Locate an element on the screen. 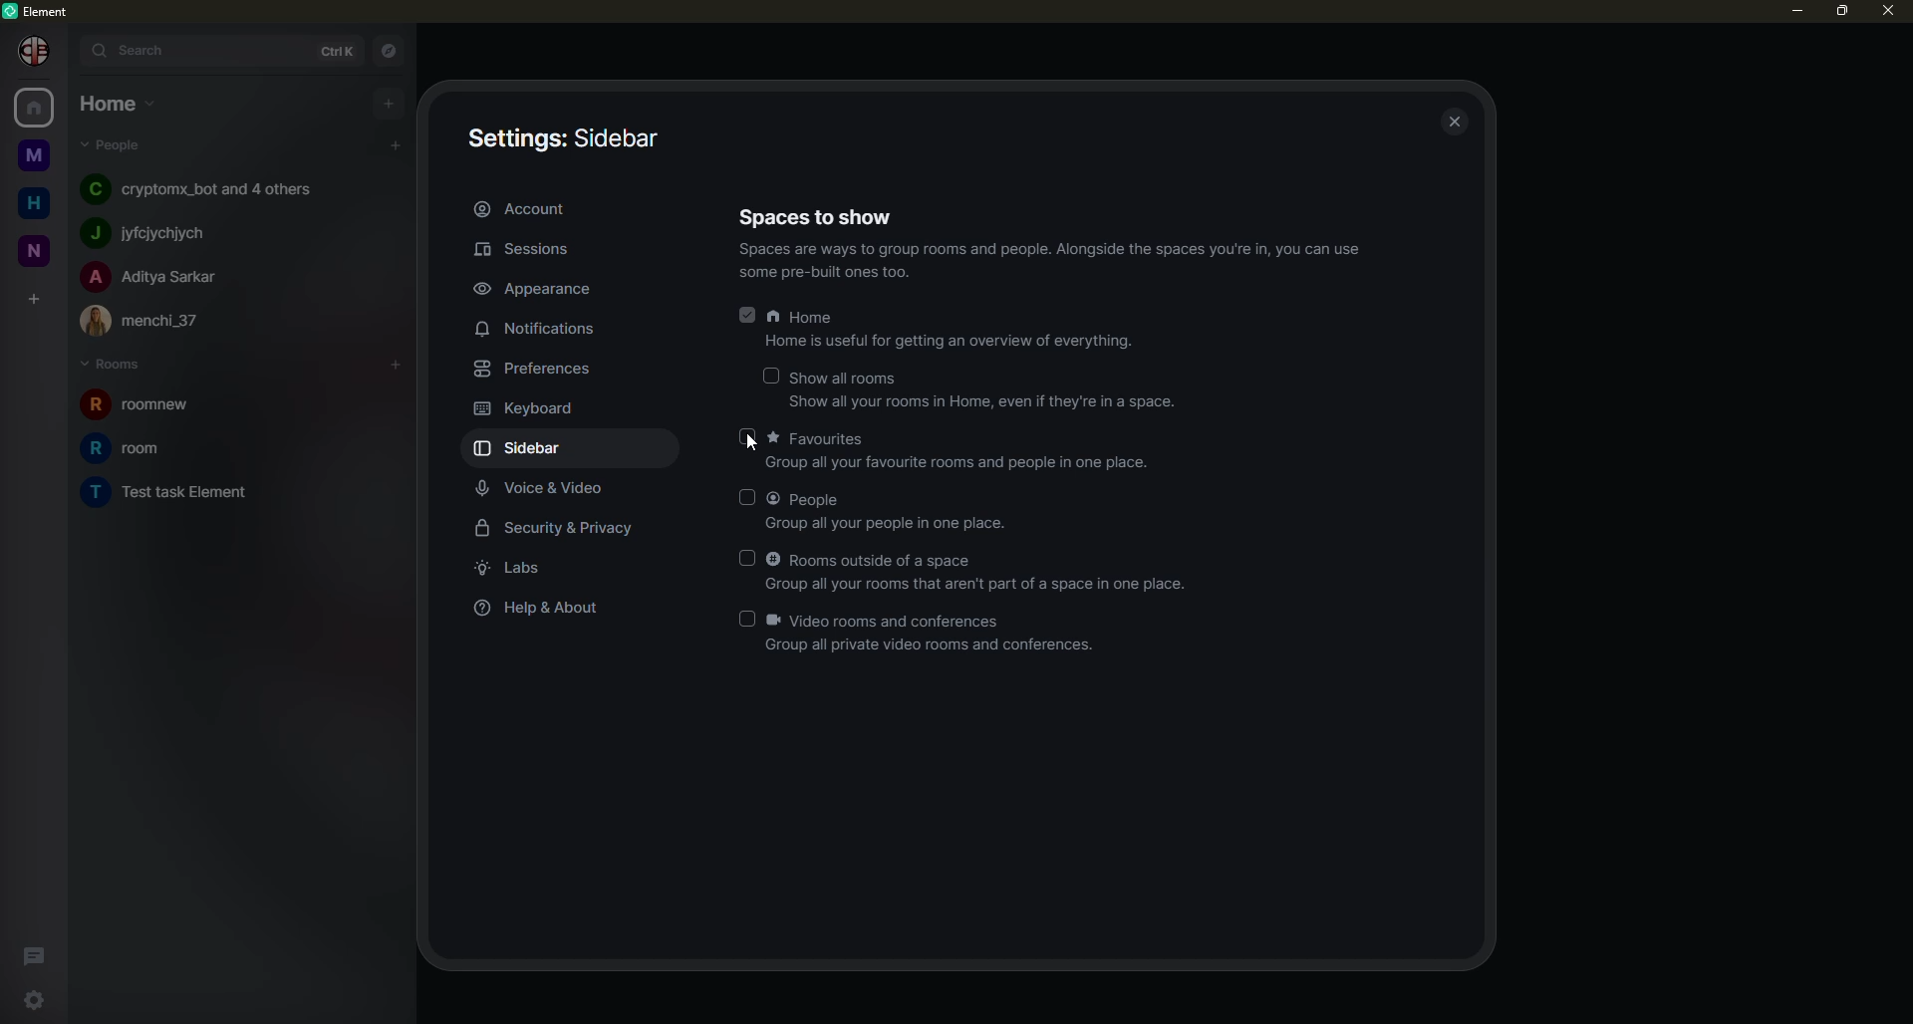 The width and height of the screenshot is (1913, 1024). account is located at coordinates (521, 209).